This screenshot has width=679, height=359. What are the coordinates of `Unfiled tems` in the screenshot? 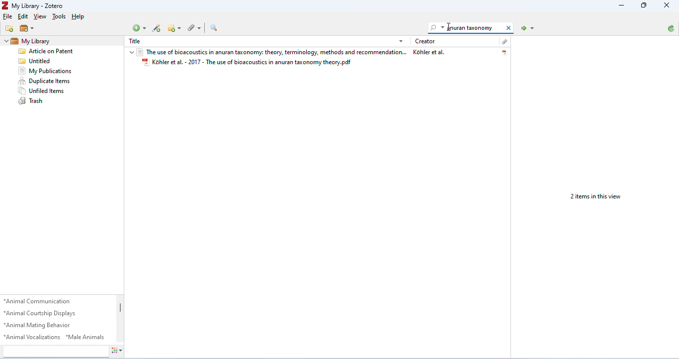 It's located at (53, 90).